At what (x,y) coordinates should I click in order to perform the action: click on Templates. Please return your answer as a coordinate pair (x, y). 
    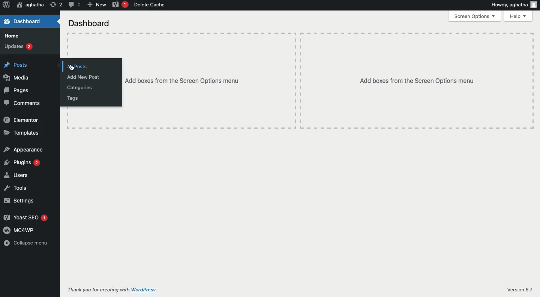
    Looking at the image, I should click on (23, 132).